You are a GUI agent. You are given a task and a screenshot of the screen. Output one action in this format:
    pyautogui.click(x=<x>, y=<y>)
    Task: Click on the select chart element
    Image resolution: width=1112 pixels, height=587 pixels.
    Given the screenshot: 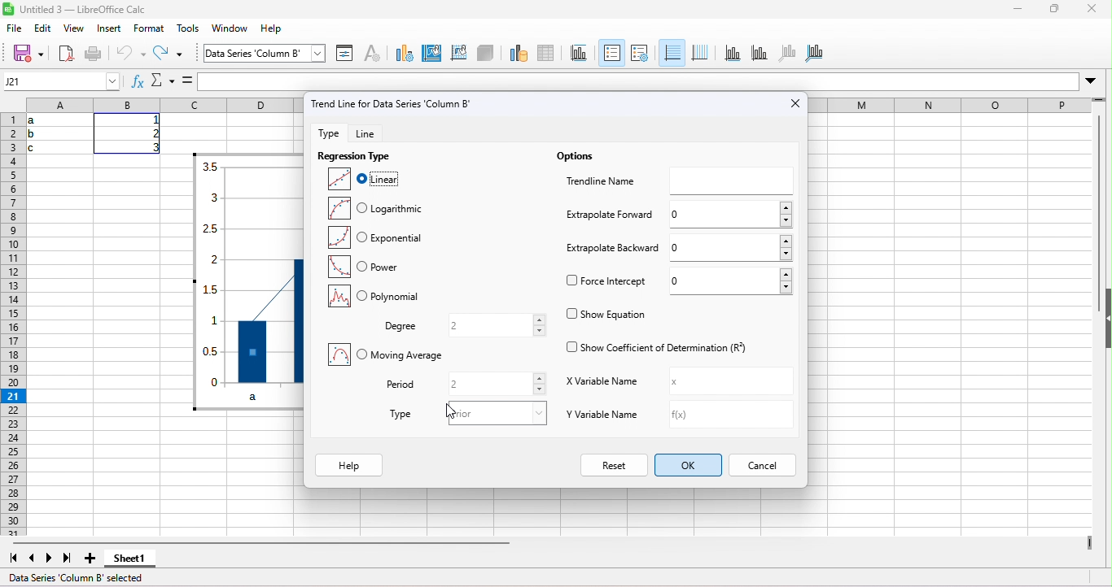 What is the action you would take?
    pyautogui.click(x=318, y=52)
    